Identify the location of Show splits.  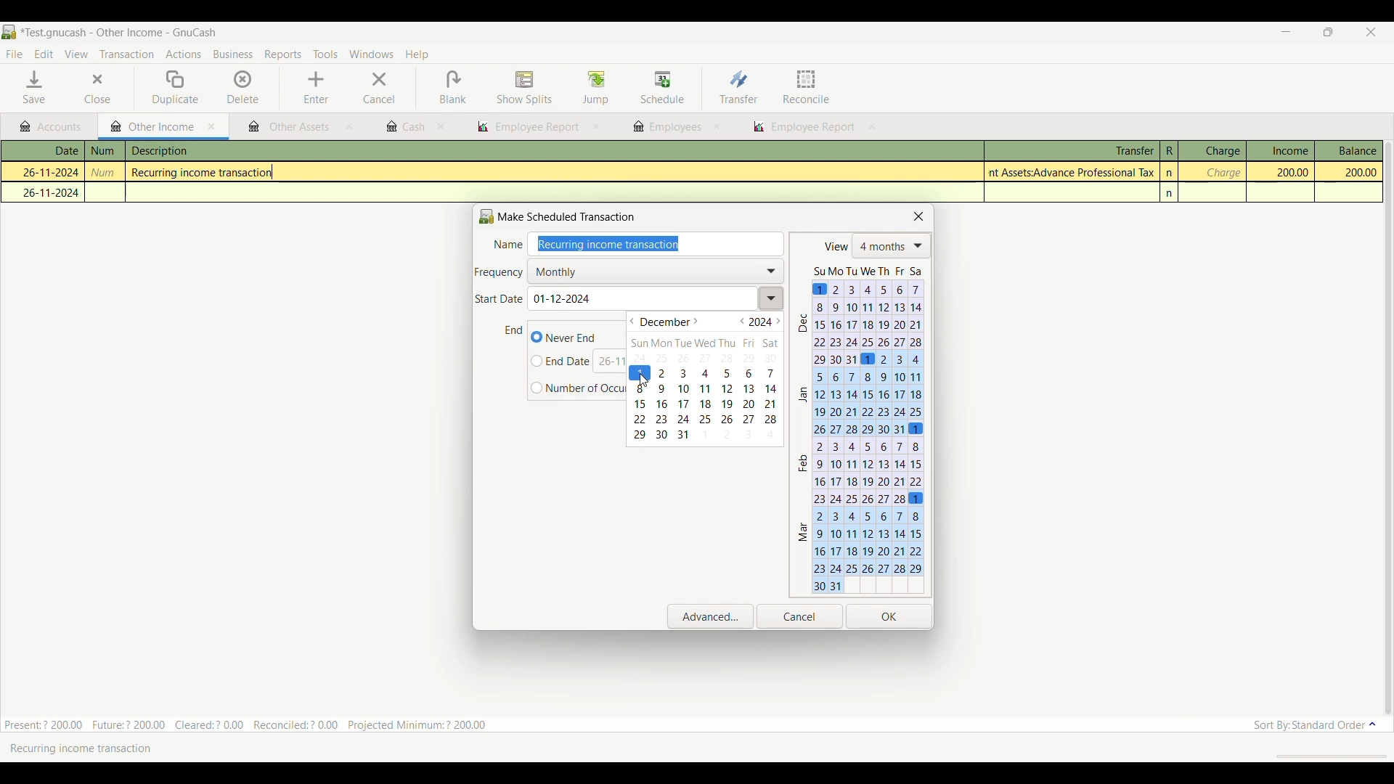
(525, 89).